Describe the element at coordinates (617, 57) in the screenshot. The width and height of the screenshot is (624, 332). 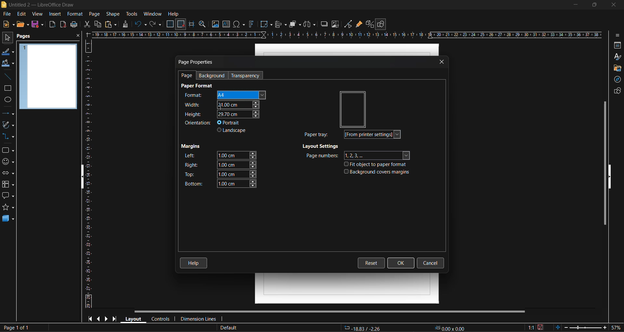
I see `styles` at that location.